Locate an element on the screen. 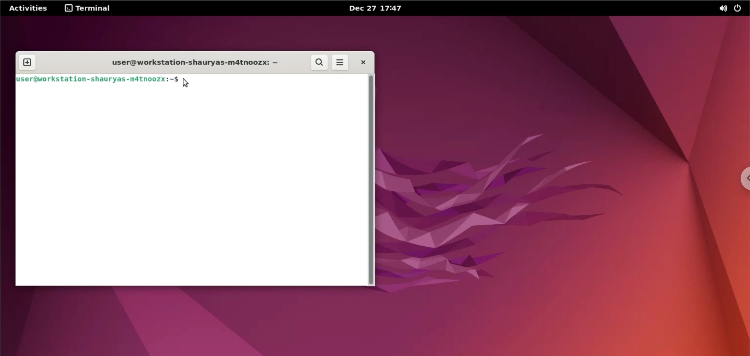  sound options is located at coordinates (721, 8).